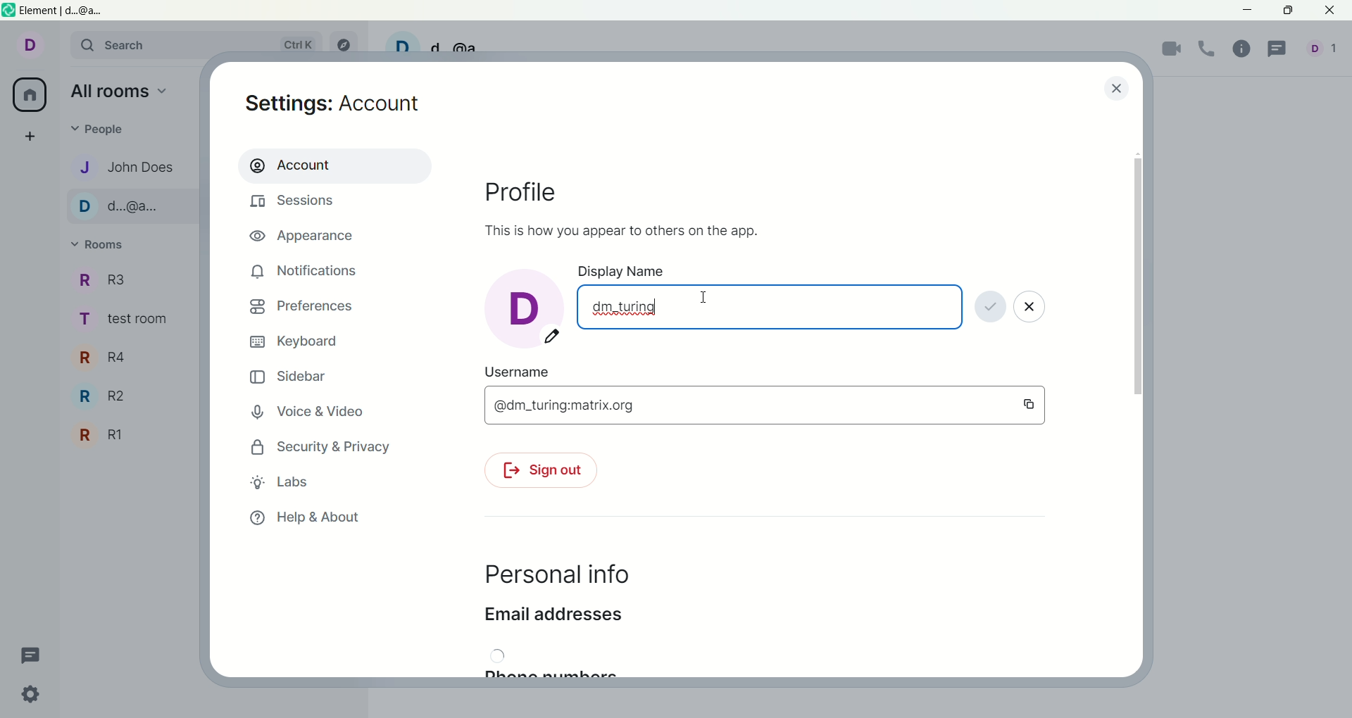  I want to click on email address, so click(553, 619).